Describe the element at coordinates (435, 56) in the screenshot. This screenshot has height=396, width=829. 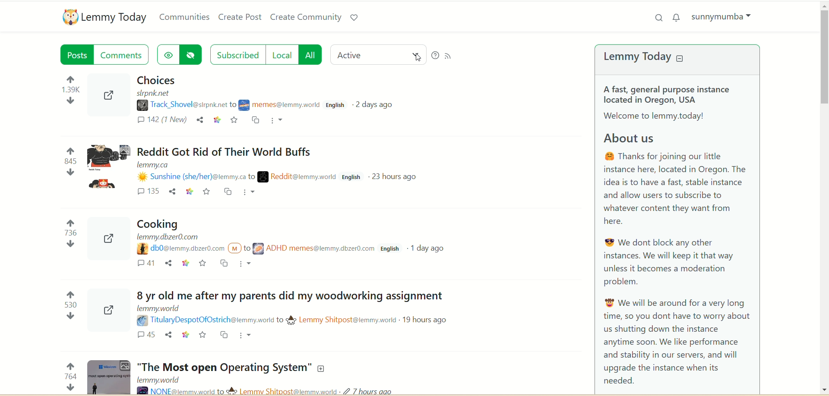
I see `help` at that location.